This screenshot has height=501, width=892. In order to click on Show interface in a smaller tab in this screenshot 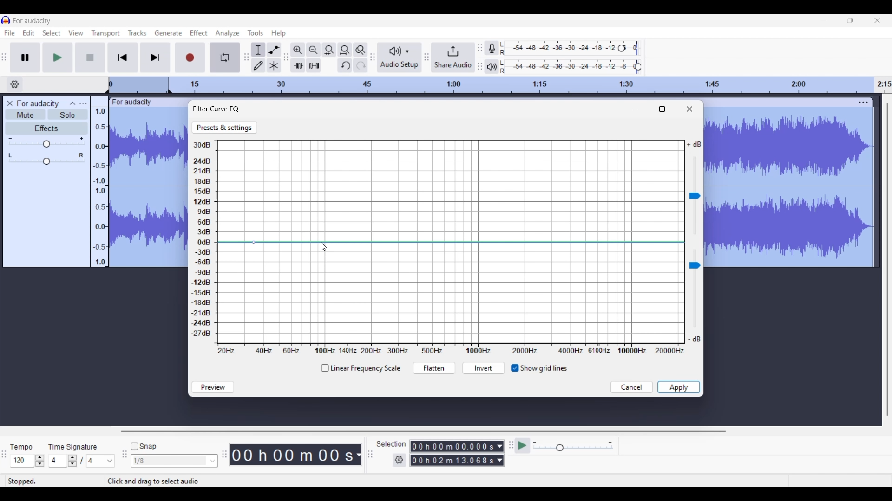, I will do `click(850, 20)`.